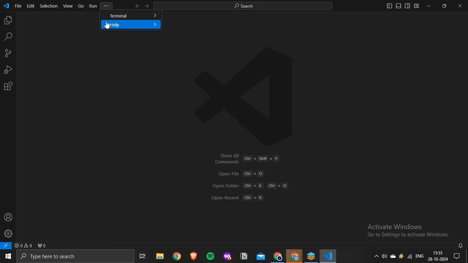  What do you see at coordinates (193, 256) in the screenshot?
I see `brave` at bounding box center [193, 256].